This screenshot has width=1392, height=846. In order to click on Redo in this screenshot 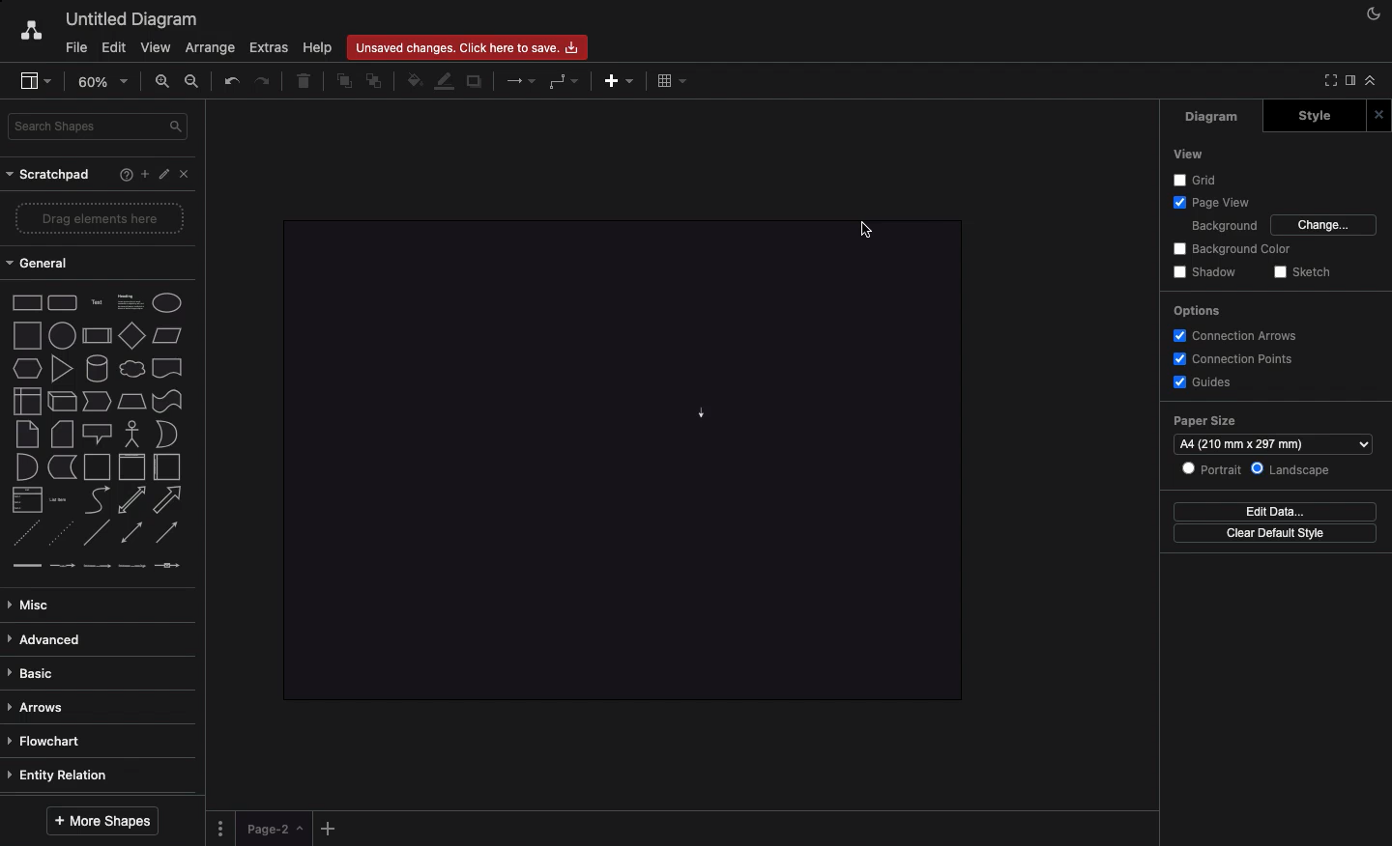, I will do `click(266, 82)`.